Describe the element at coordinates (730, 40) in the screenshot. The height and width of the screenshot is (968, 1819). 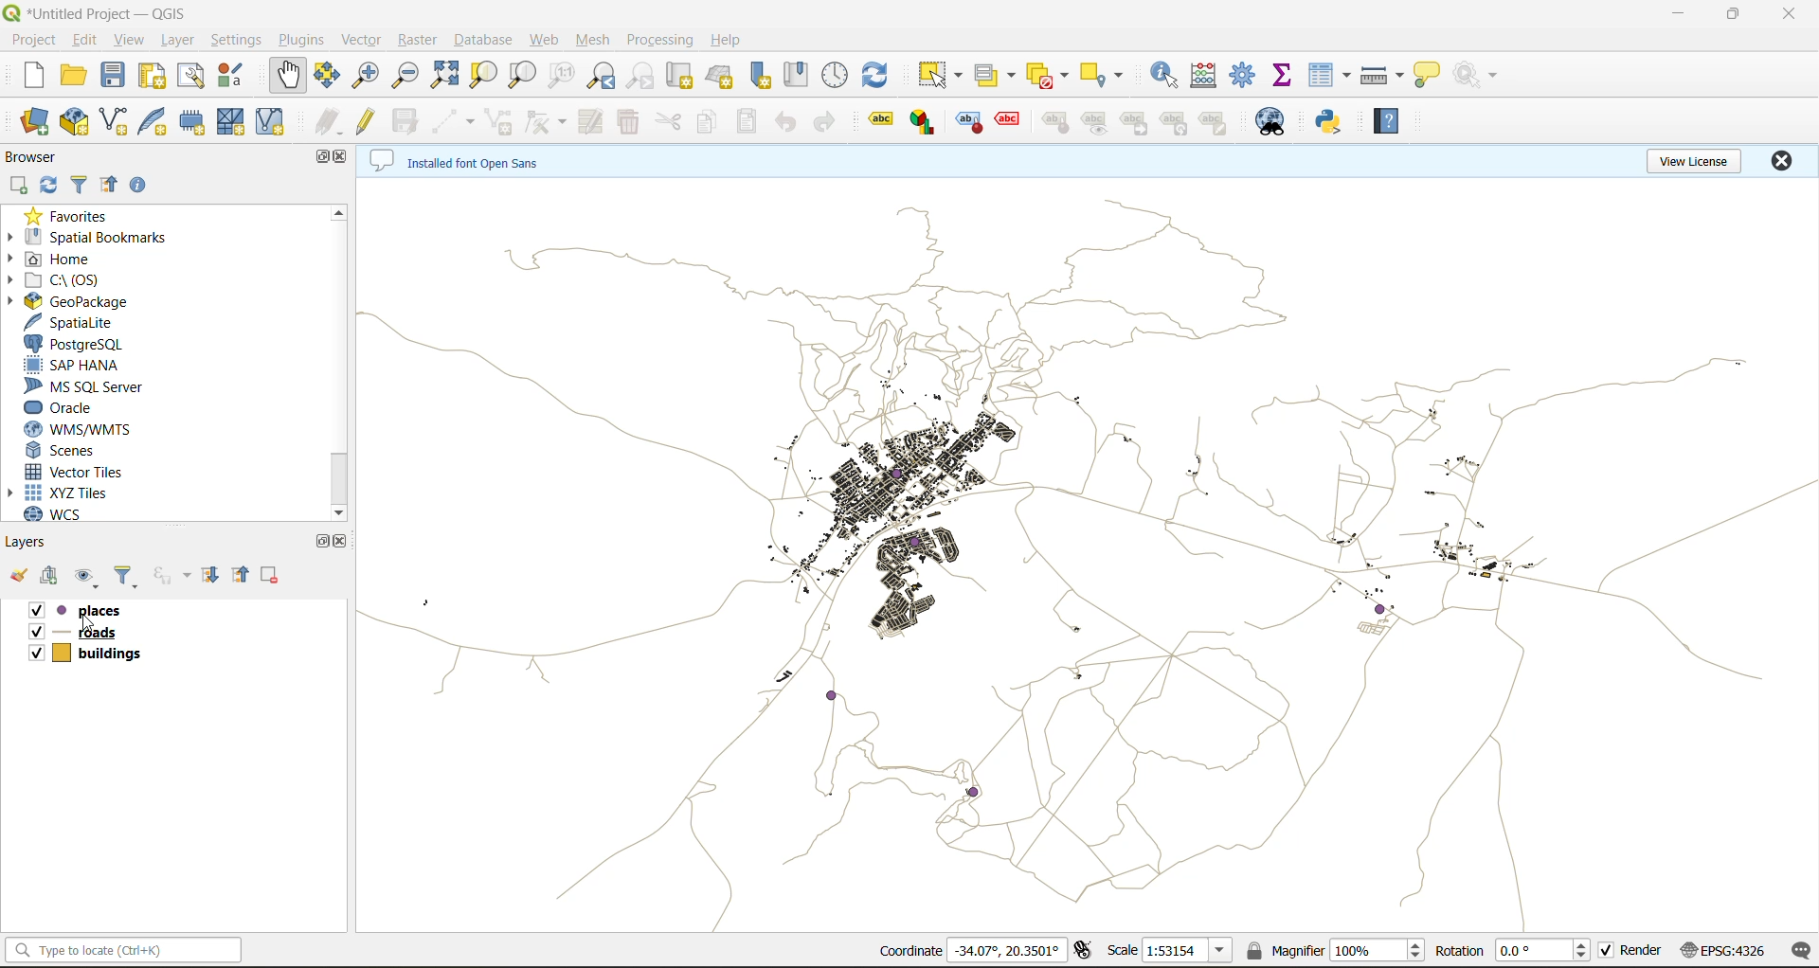
I see `help` at that location.